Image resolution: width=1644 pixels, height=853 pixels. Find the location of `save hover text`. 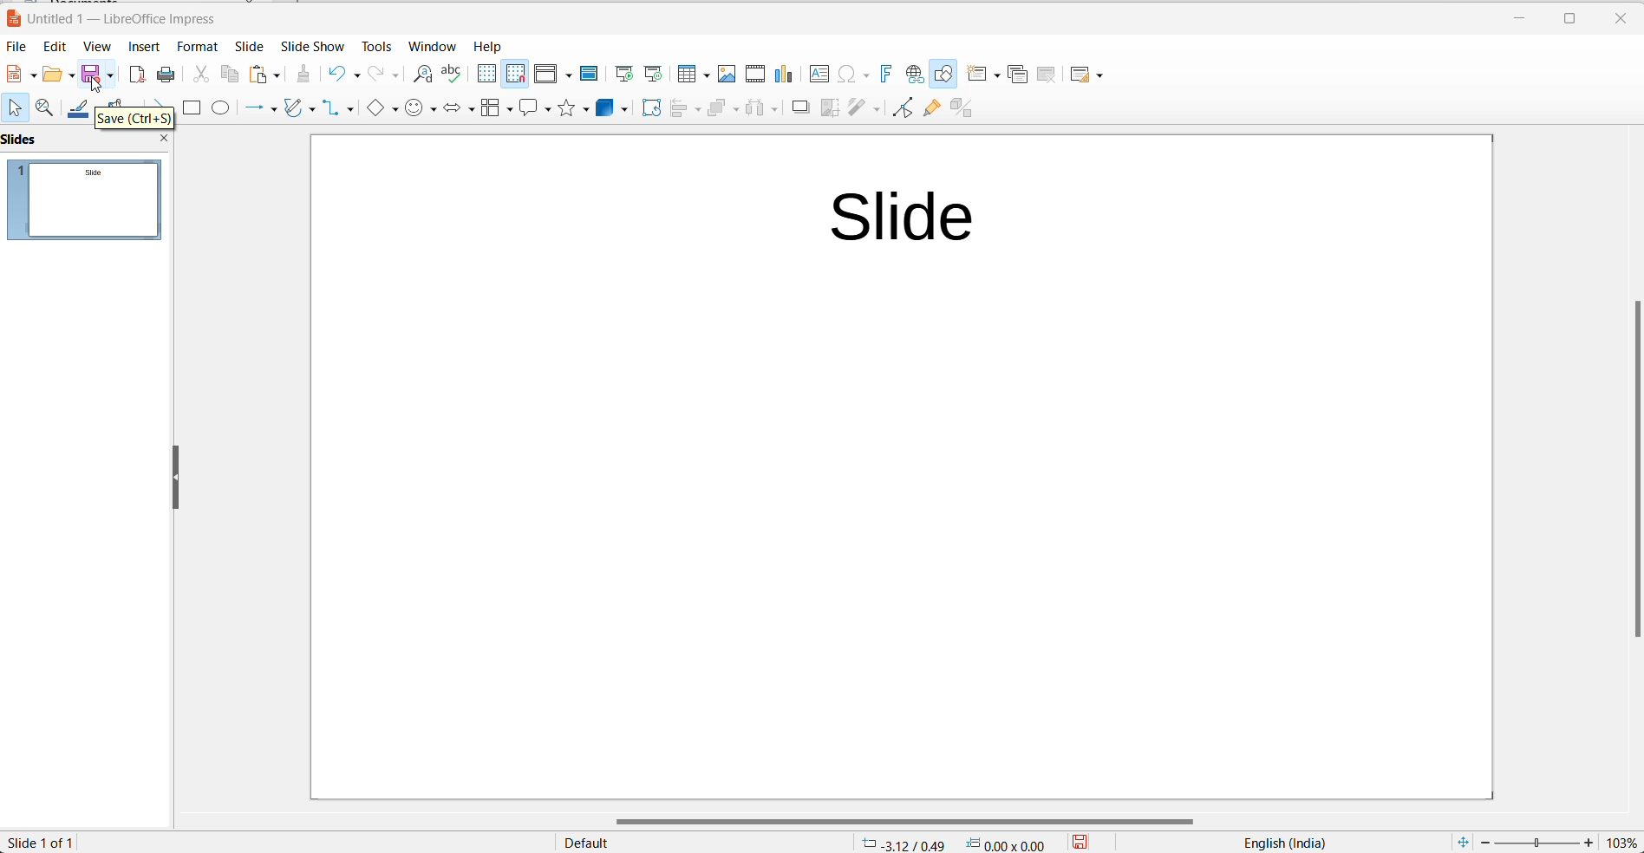

save hover text is located at coordinates (135, 117).